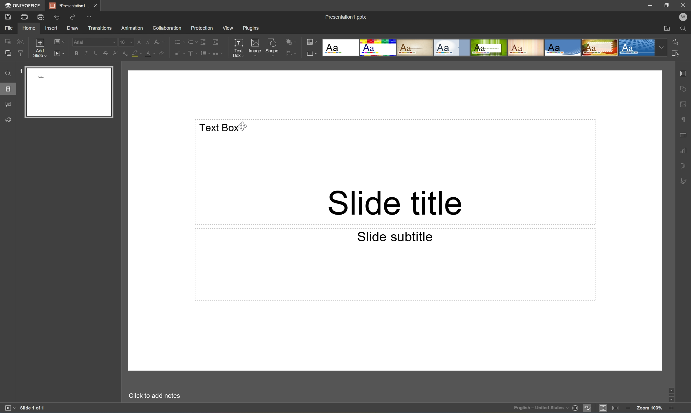 The height and width of the screenshot is (413, 691). I want to click on Paste, so click(6, 53).